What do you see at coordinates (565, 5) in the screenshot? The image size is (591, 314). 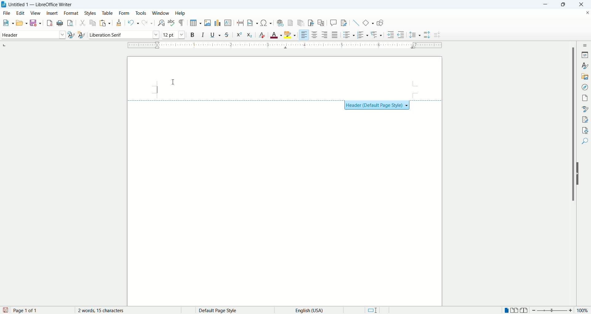 I see `maximize` at bounding box center [565, 5].